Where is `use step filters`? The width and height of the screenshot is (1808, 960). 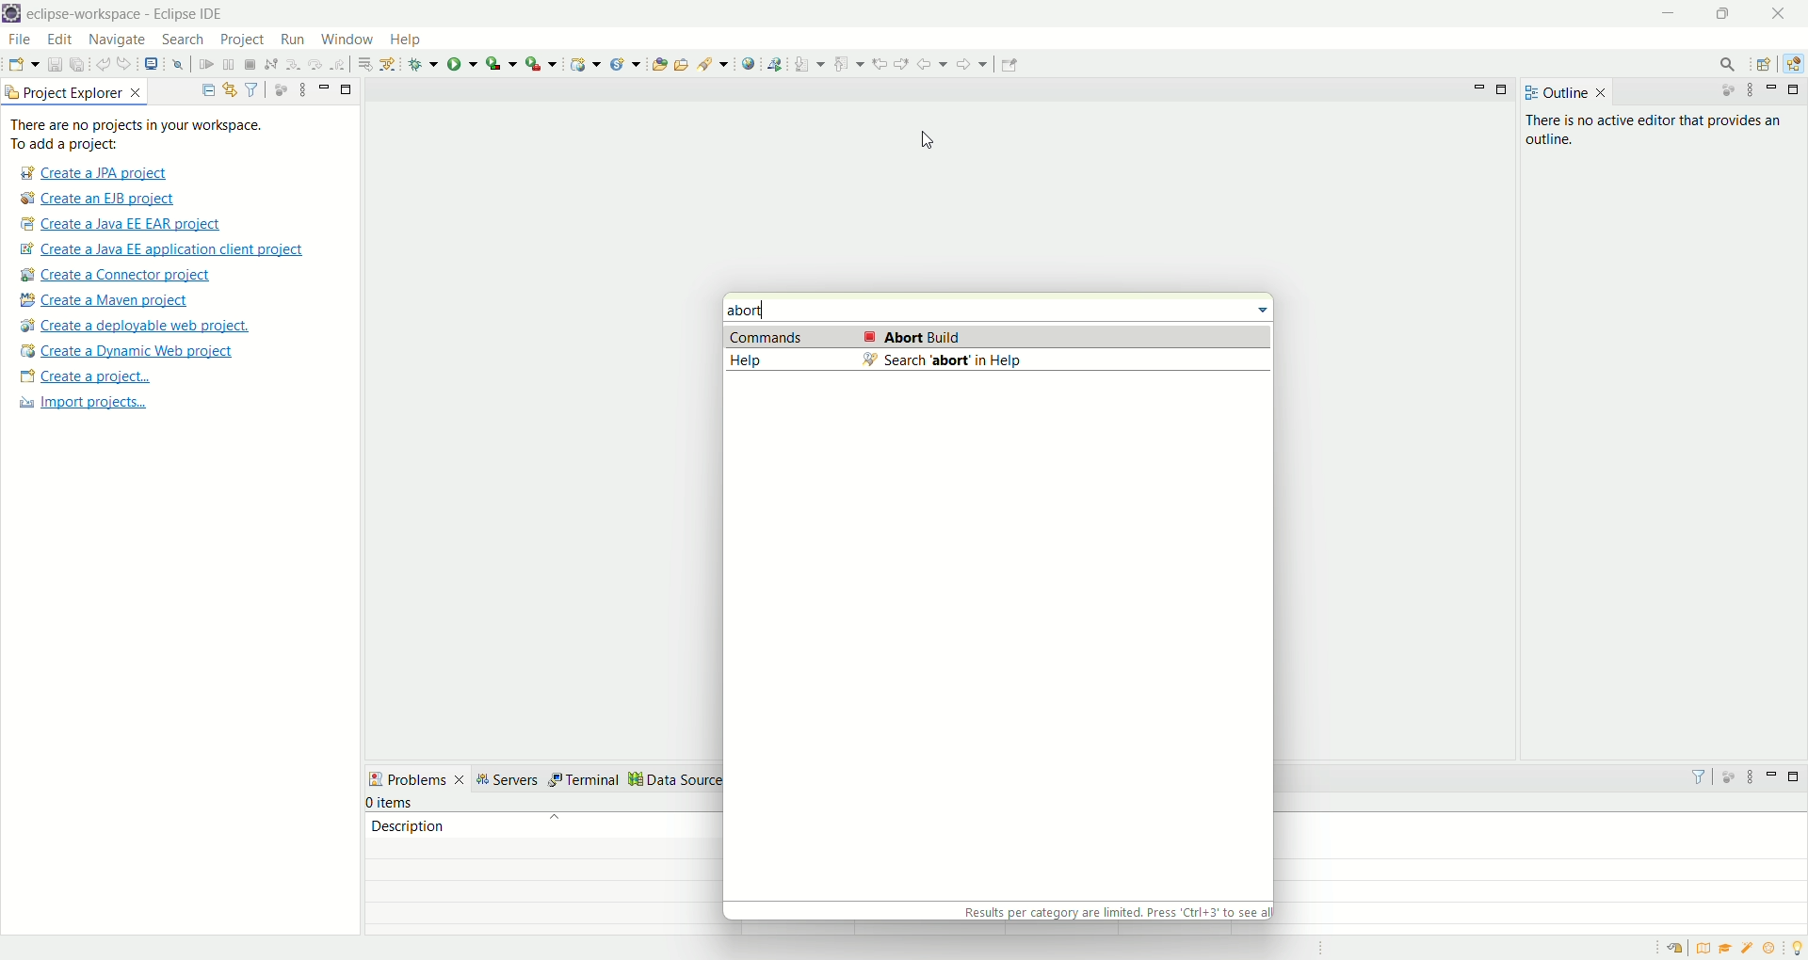
use step filters is located at coordinates (388, 63).